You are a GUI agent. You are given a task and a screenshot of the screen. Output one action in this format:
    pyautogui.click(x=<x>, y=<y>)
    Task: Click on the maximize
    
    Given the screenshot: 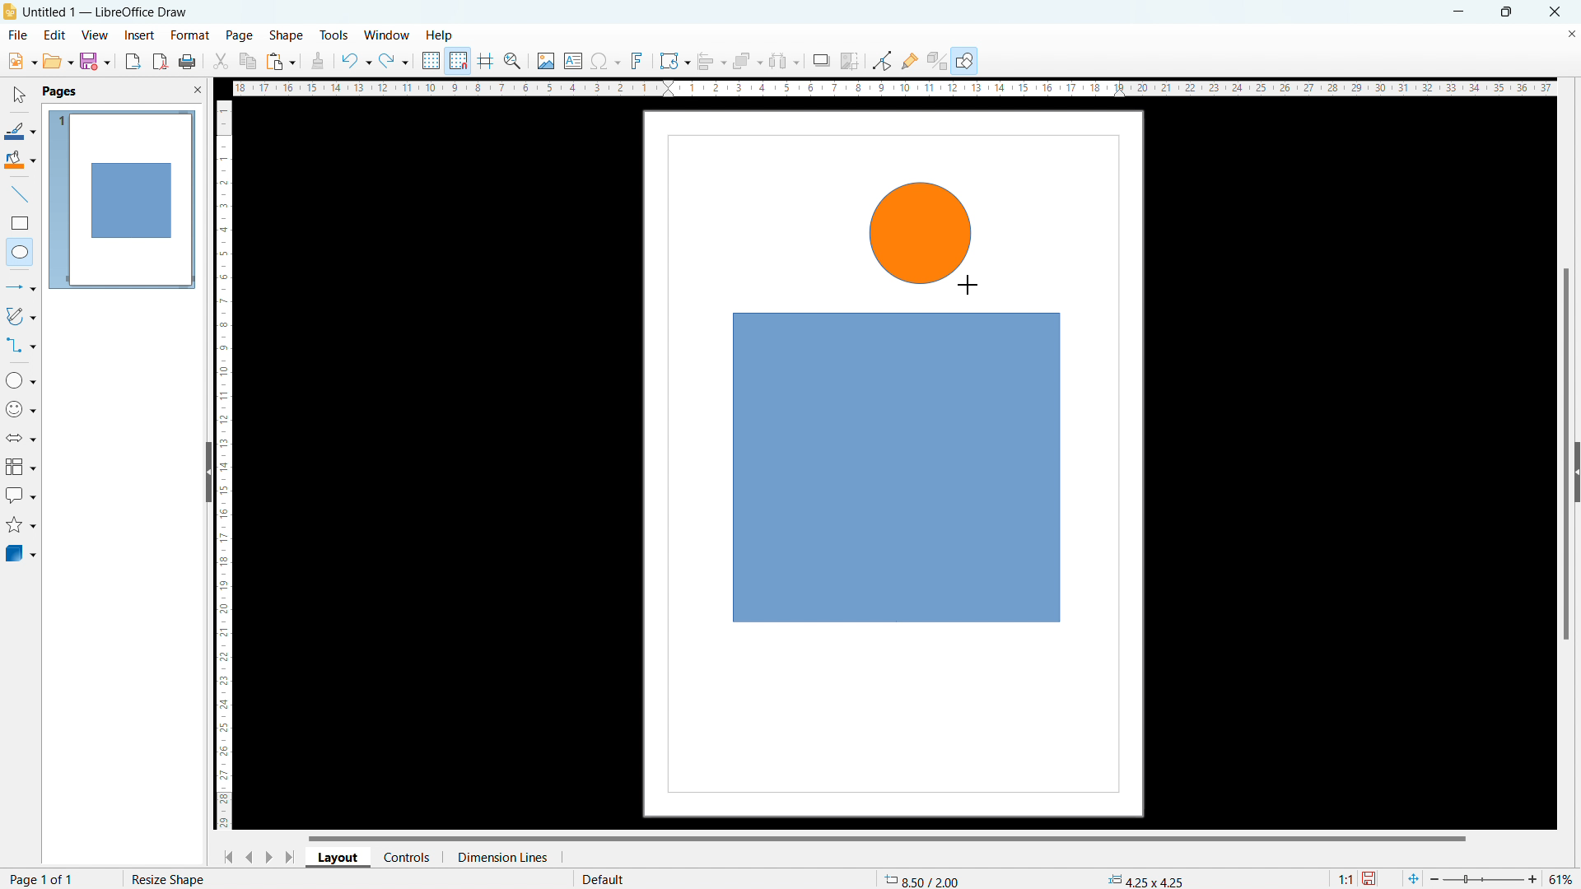 What is the action you would take?
    pyautogui.click(x=1505, y=12)
    